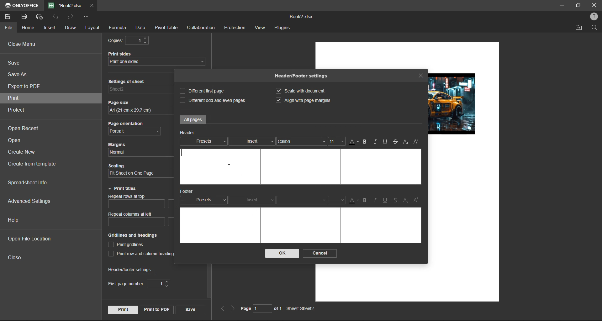 This screenshot has width=602, height=321. Describe the element at coordinates (123, 189) in the screenshot. I see `print titles` at that location.